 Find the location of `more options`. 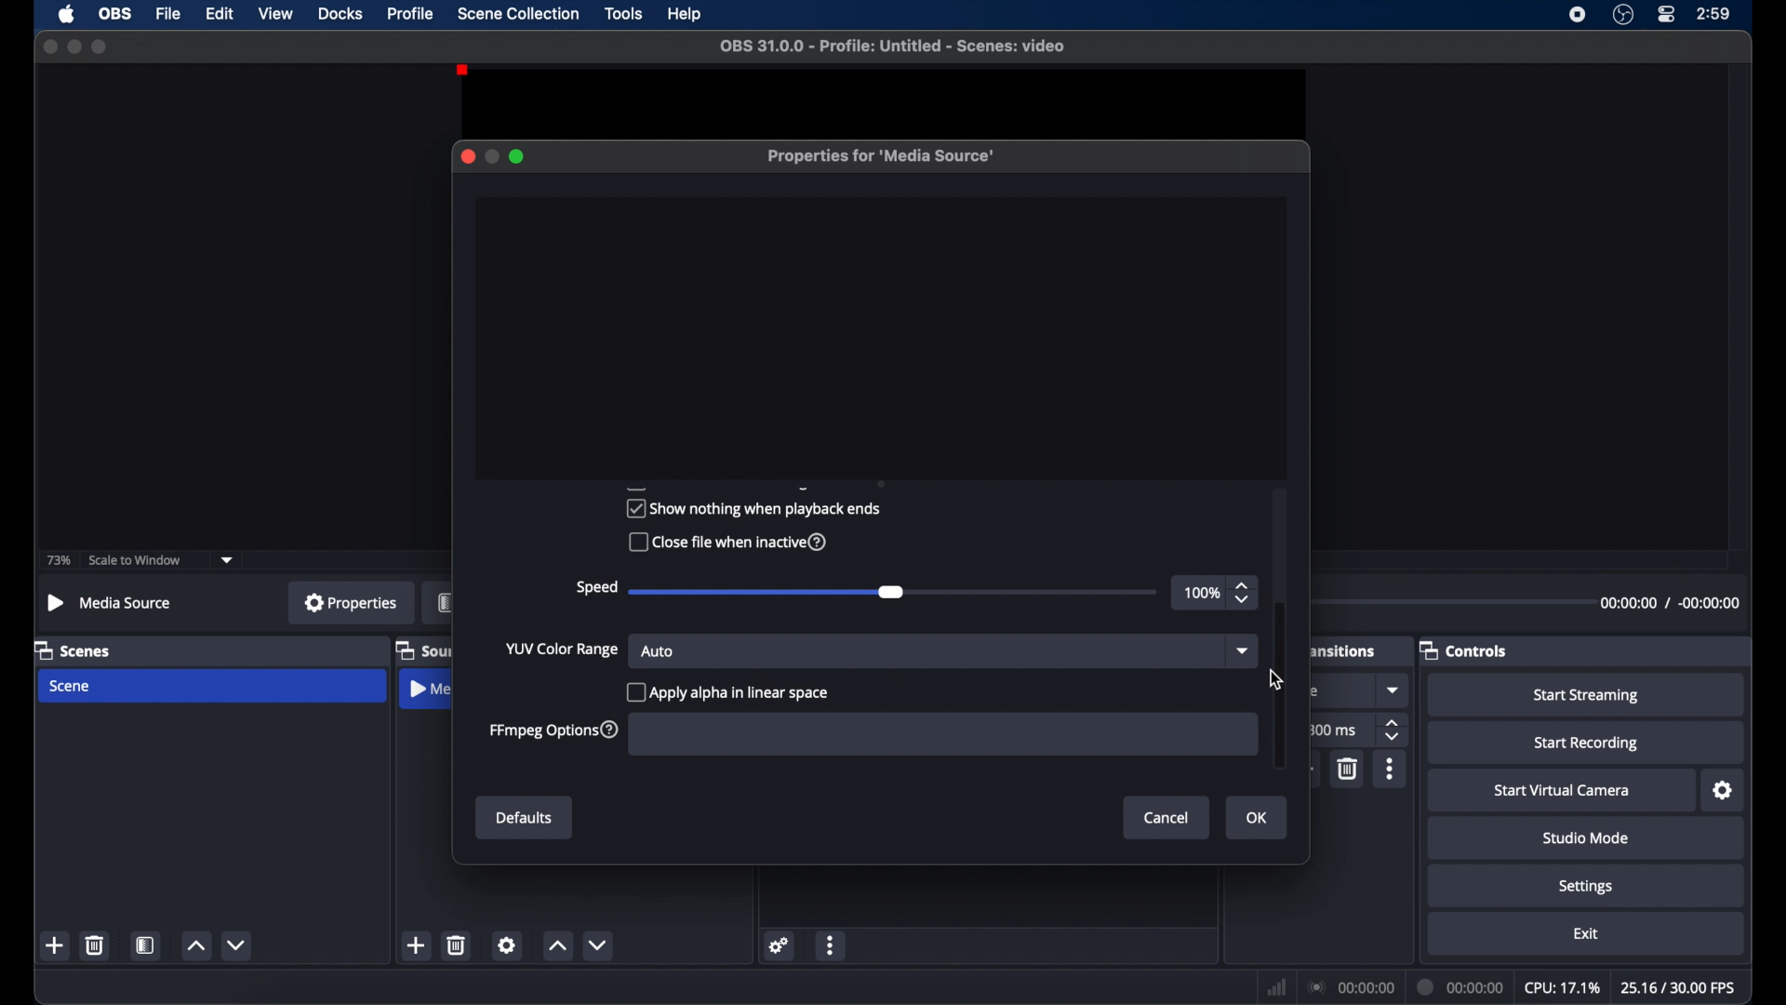

more options is located at coordinates (831, 945).